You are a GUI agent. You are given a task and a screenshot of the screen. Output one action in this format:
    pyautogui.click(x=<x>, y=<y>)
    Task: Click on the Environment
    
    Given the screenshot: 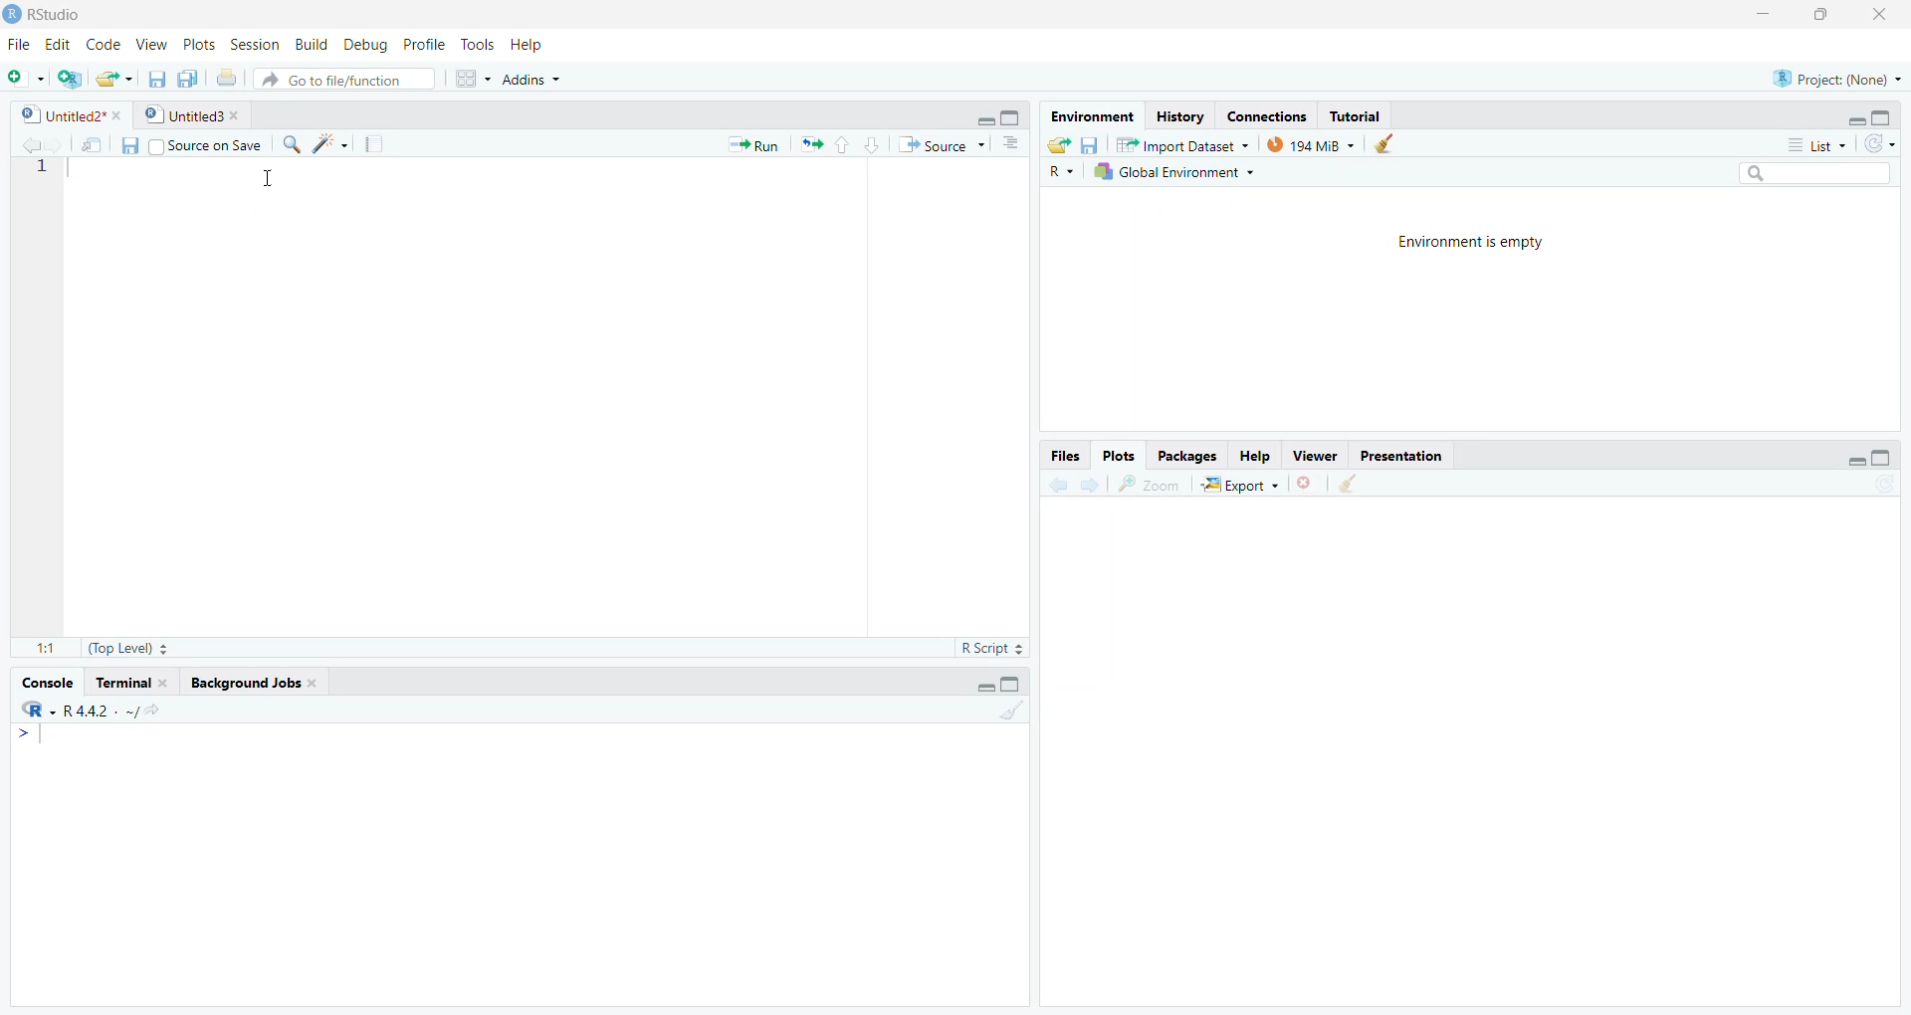 What is the action you would take?
    pyautogui.click(x=1090, y=115)
    